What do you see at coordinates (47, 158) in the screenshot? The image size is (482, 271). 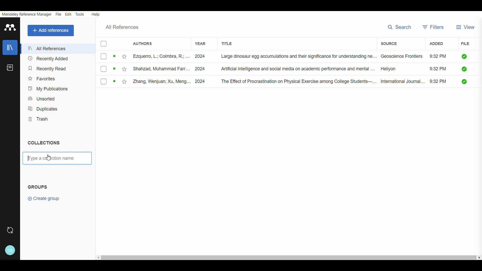 I see `Cursor` at bounding box center [47, 158].